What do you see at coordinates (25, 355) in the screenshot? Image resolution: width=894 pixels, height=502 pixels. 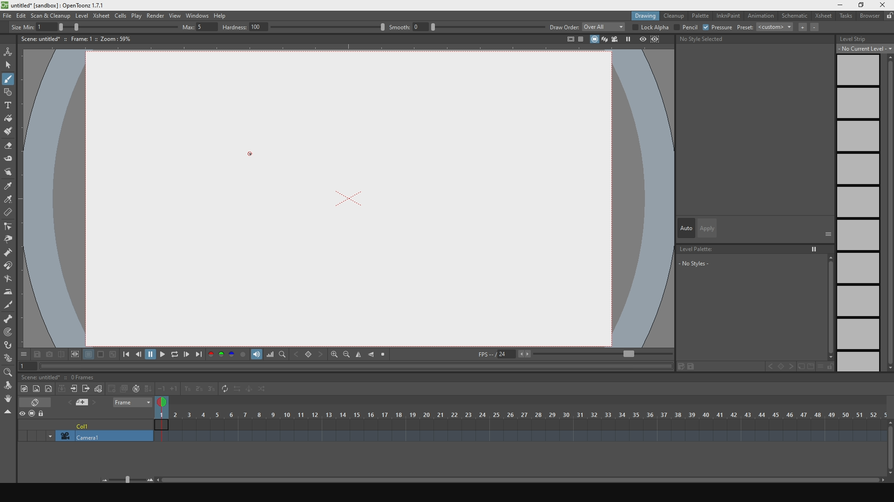 I see `options` at bounding box center [25, 355].